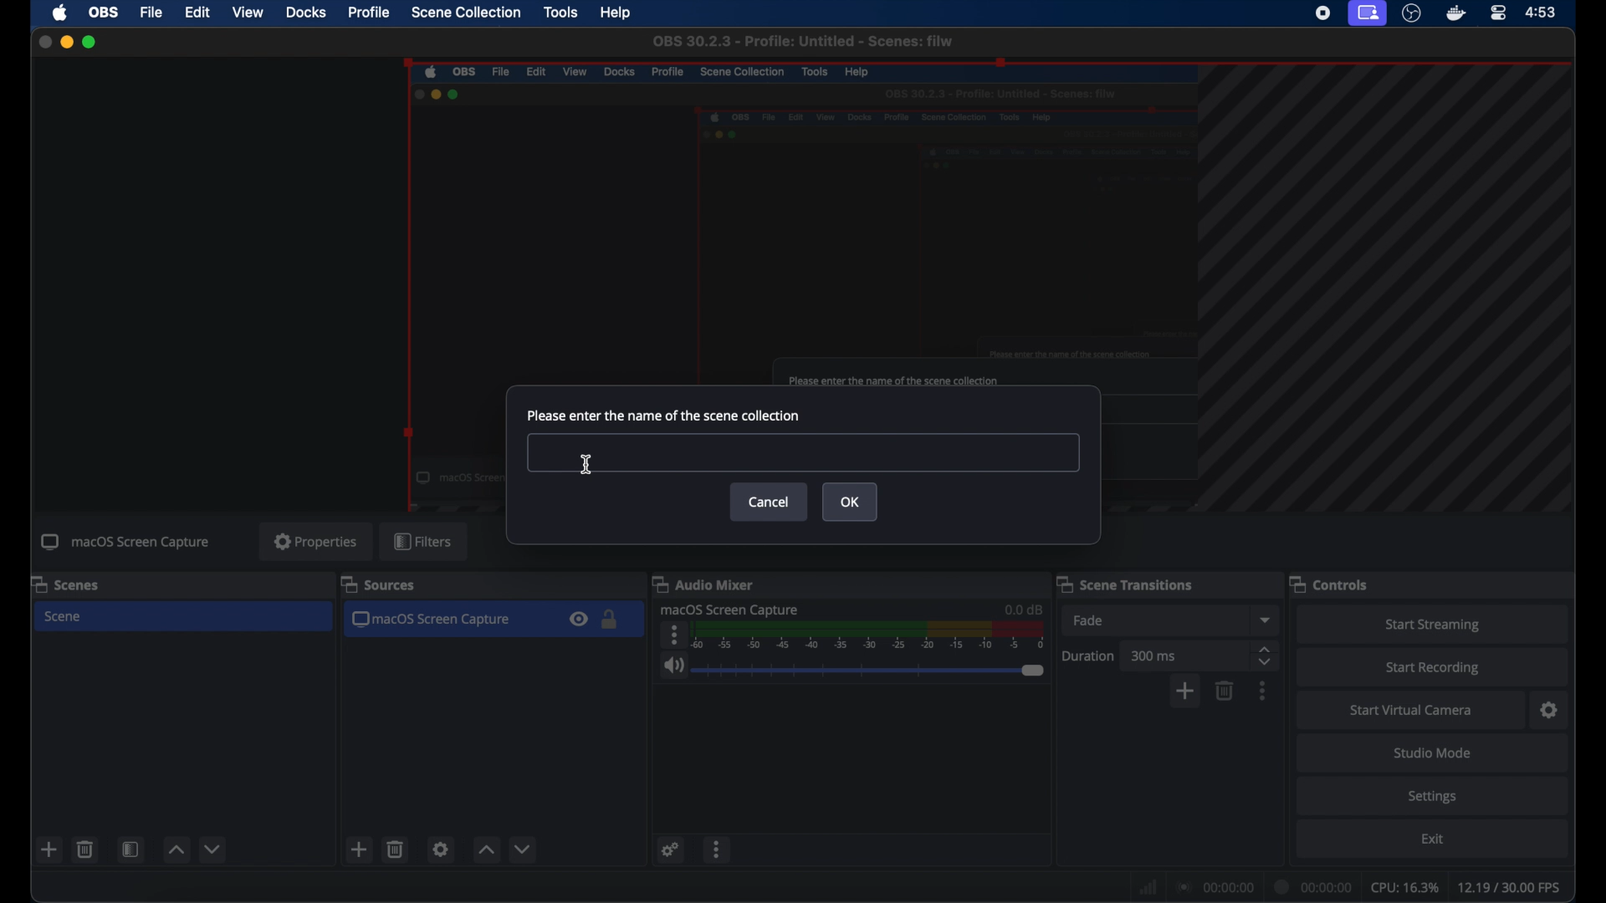 This screenshot has width=1606, height=903. Describe the element at coordinates (1088, 655) in the screenshot. I see `duration` at that location.